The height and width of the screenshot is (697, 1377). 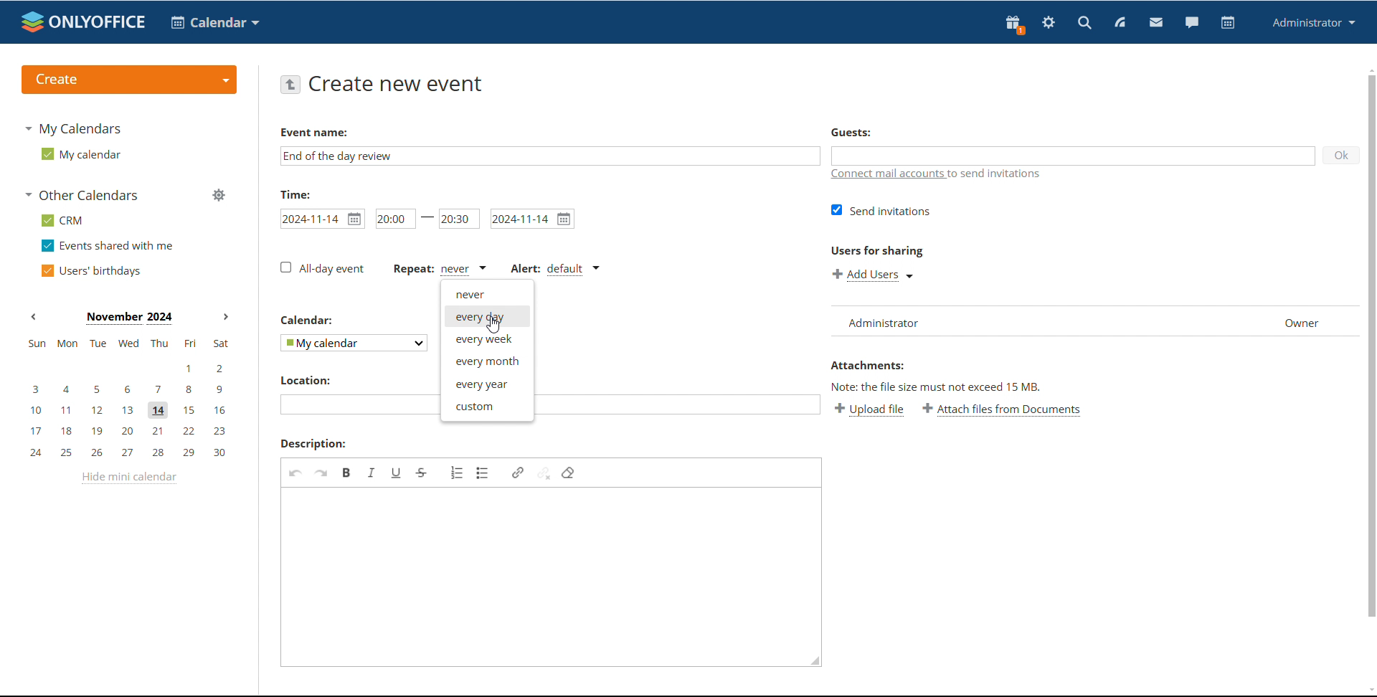 What do you see at coordinates (83, 194) in the screenshot?
I see `other calendars` at bounding box center [83, 194].